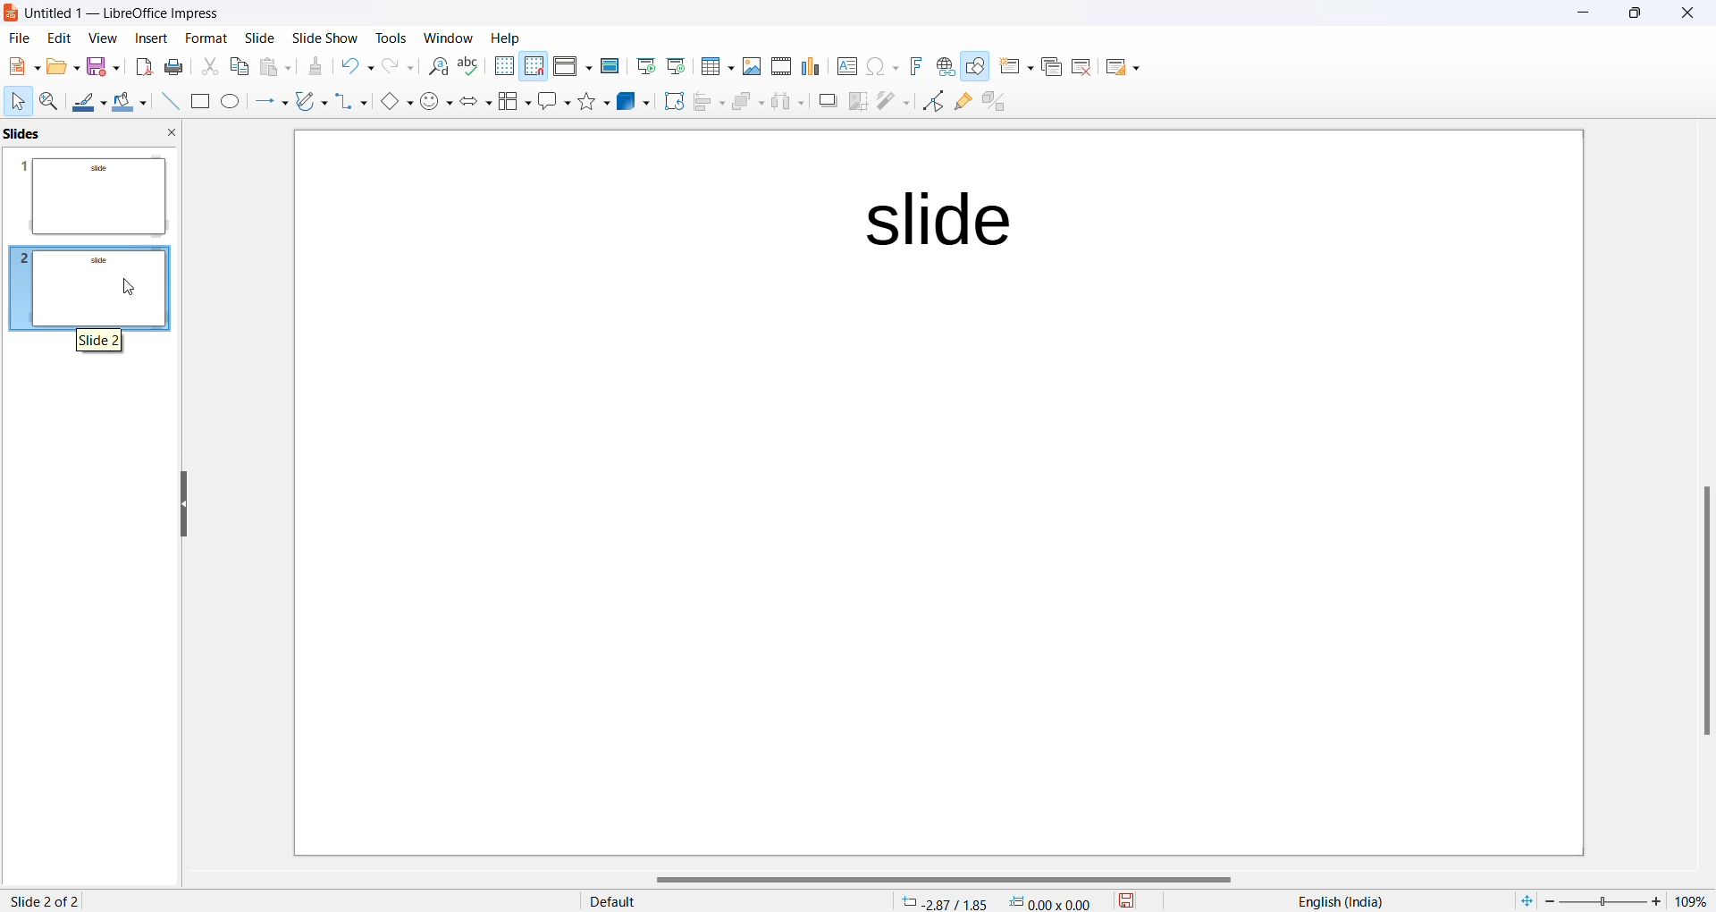 The image size is (1716, 912). I want to click on Start from first slide, so click(646, 67).